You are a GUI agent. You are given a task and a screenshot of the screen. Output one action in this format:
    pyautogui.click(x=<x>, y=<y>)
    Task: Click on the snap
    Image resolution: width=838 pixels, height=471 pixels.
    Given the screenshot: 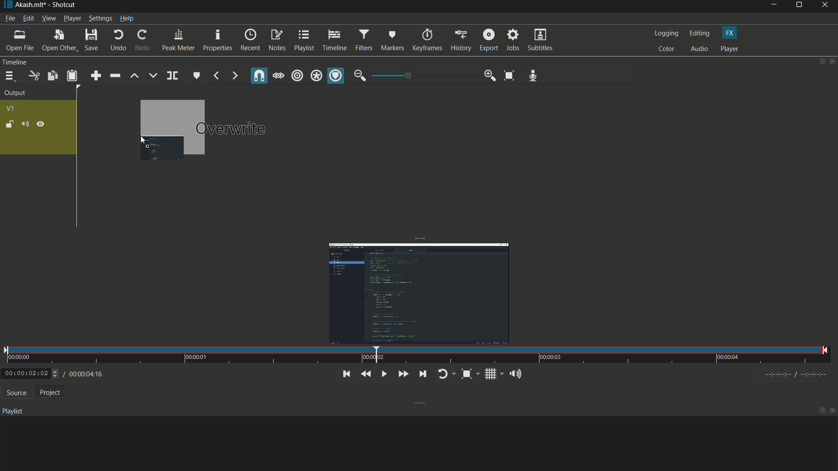 What is the action you would take?
    pyautogui.click(x=260, y=75)
    